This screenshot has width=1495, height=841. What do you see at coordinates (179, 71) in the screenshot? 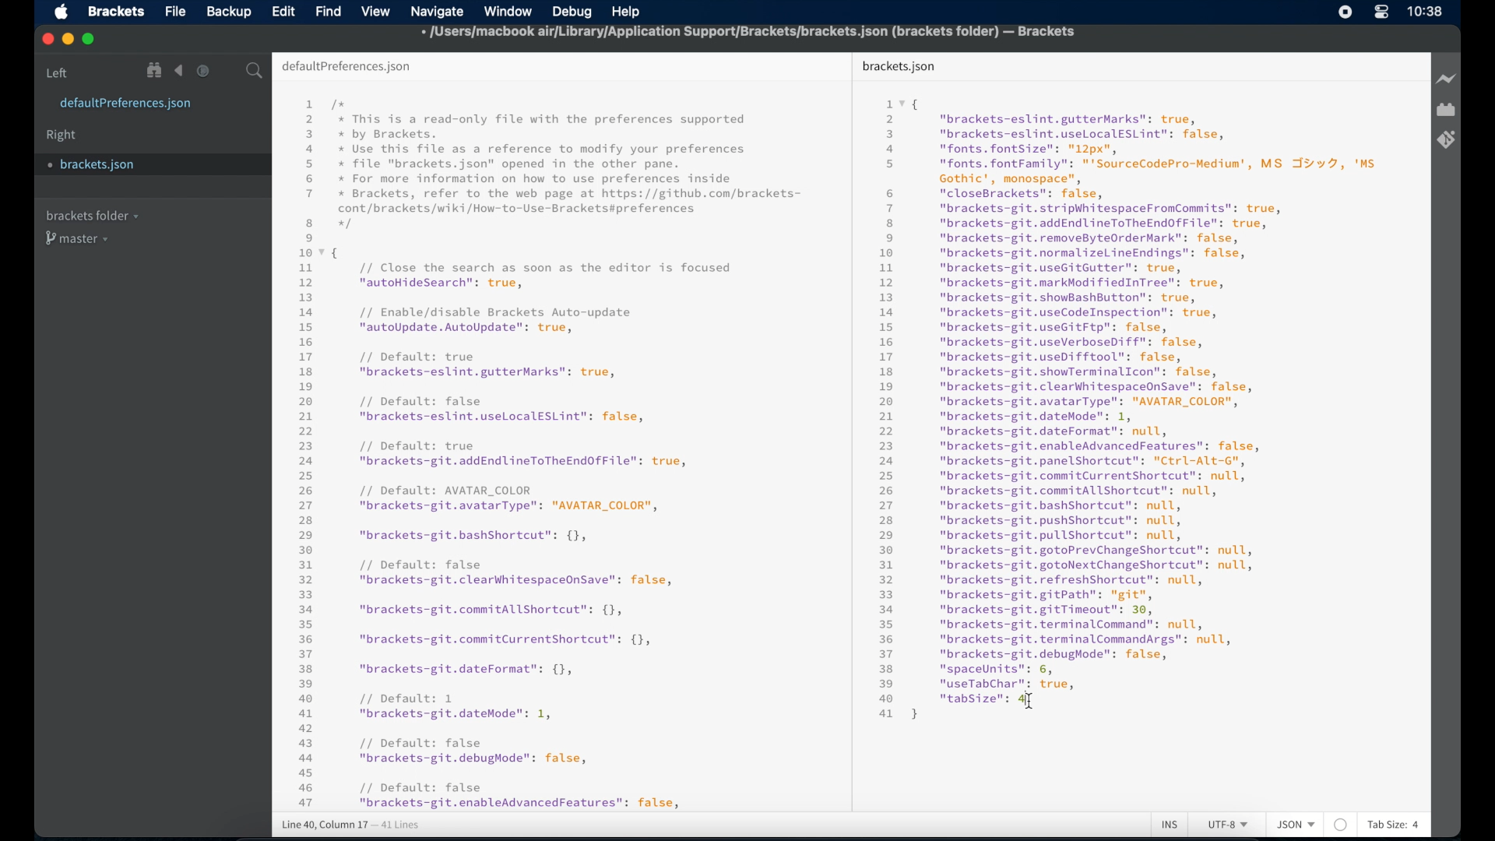
I see `navigate backward` at bounding box center [179, 71].